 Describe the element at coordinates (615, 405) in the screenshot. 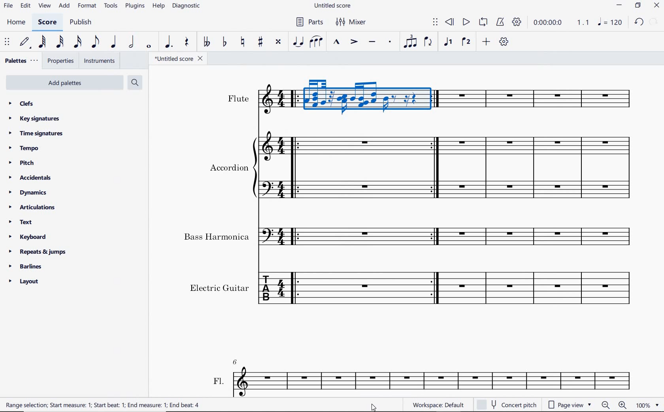

I see `zoom in or zoom out` at that location.